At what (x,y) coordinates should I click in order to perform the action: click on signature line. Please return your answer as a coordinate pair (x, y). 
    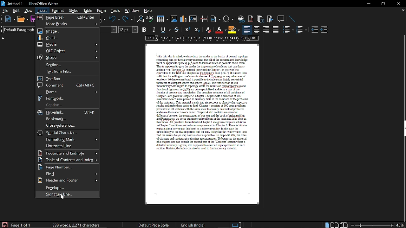
    Looking at the image, I should click on (67, 194).